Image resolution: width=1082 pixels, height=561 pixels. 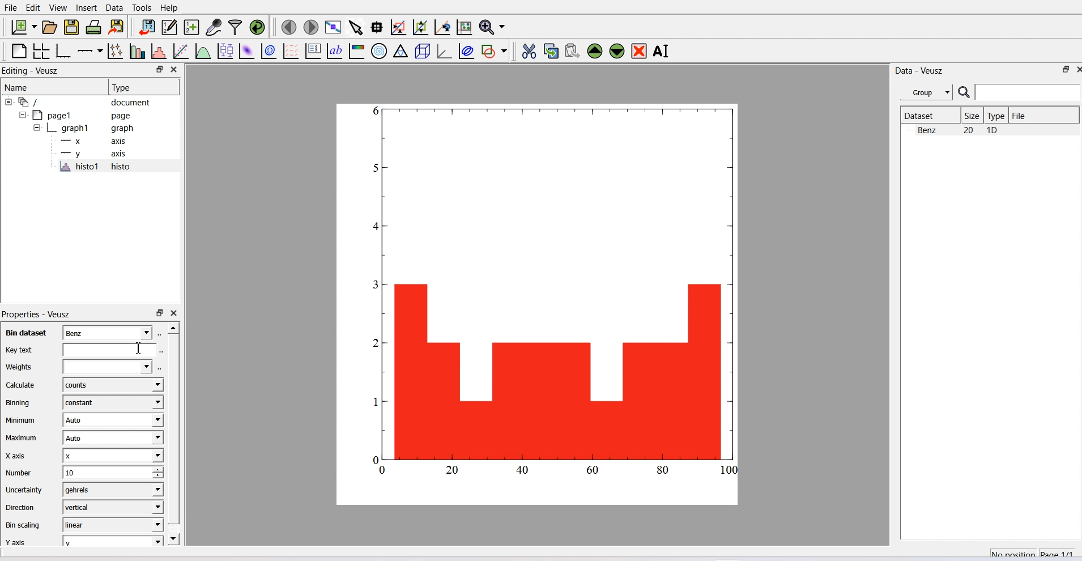 What do you see at coordinates (37, 313) in the screenshot?
I see `Properties - Veusz` at bounding box center [37, 313].